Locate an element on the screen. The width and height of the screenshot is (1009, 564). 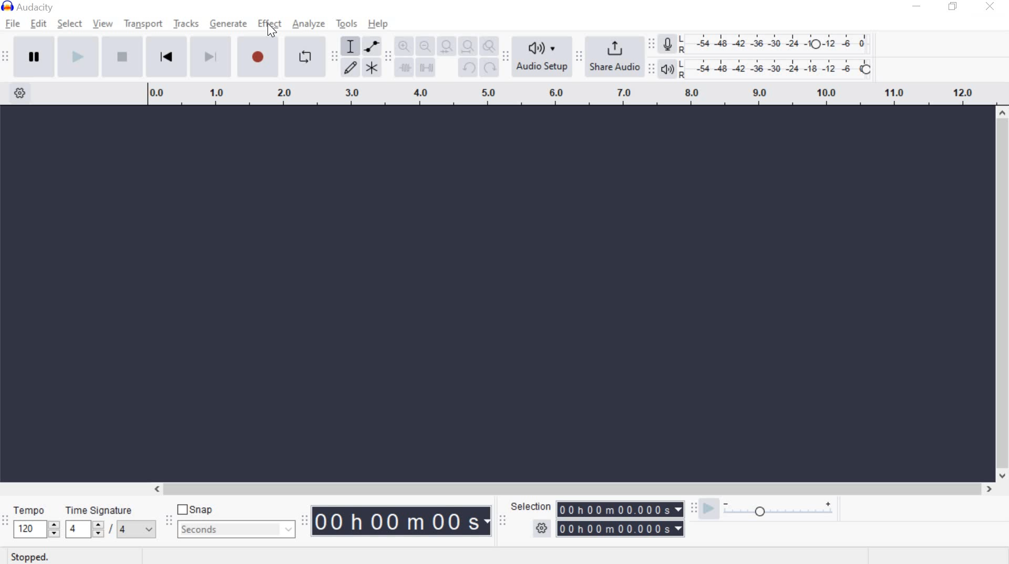
Play-at-speed toolbar is located at coordinates (696, 506).